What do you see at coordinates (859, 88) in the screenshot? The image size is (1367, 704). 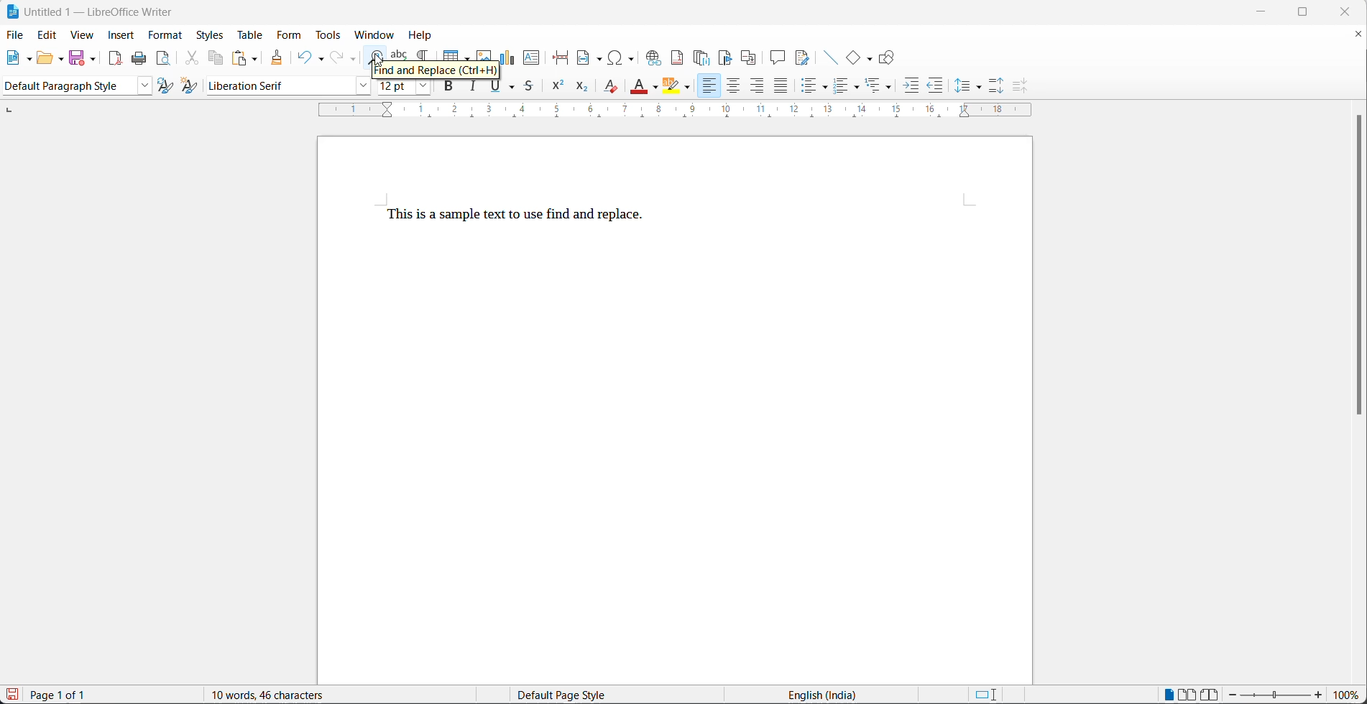 I see `toggle ordered list options` at bounding box center [859, 88].